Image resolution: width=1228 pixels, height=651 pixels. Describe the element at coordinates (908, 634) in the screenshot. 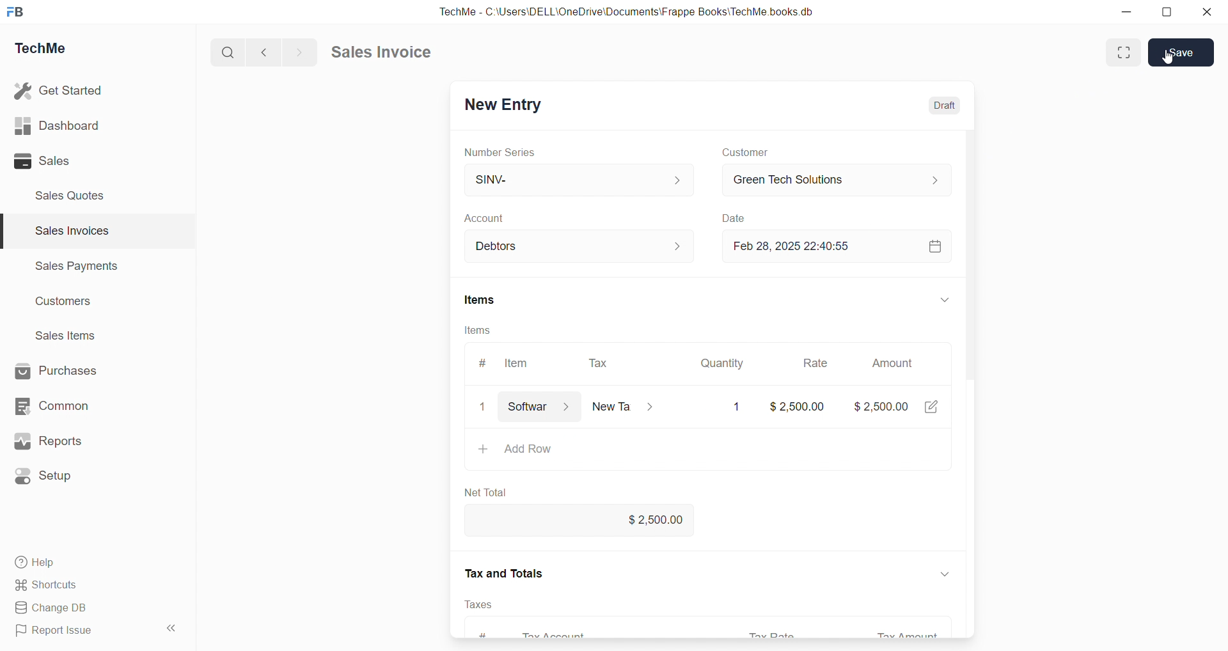

I see `Tax Amount` at that location.